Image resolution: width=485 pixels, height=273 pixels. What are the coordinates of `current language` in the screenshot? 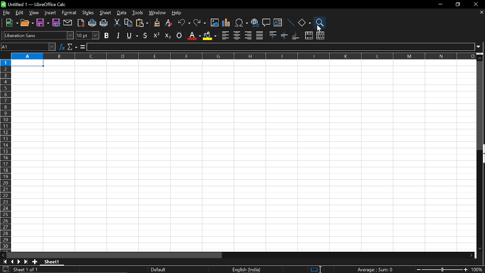 It's located at (247, 270).